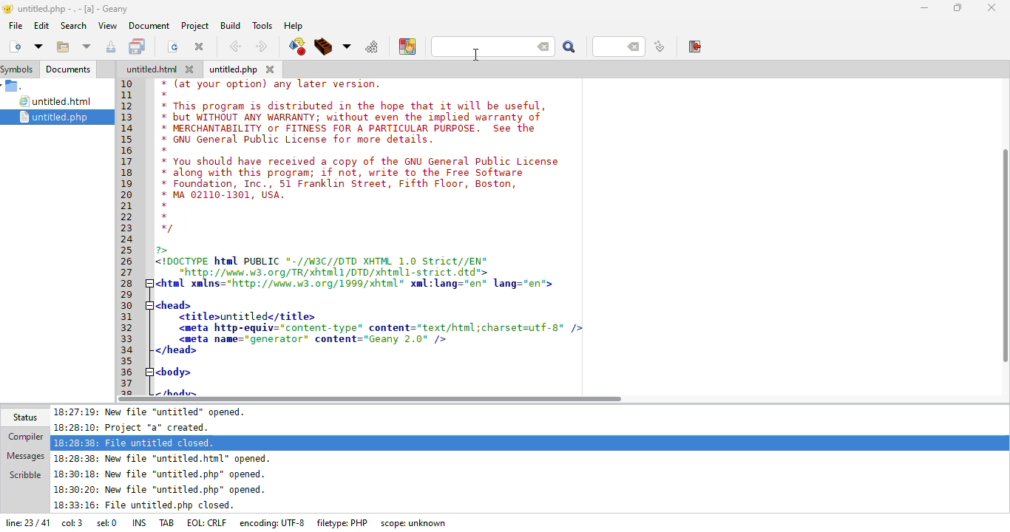  I want to click on </head>, so click(176, 351).